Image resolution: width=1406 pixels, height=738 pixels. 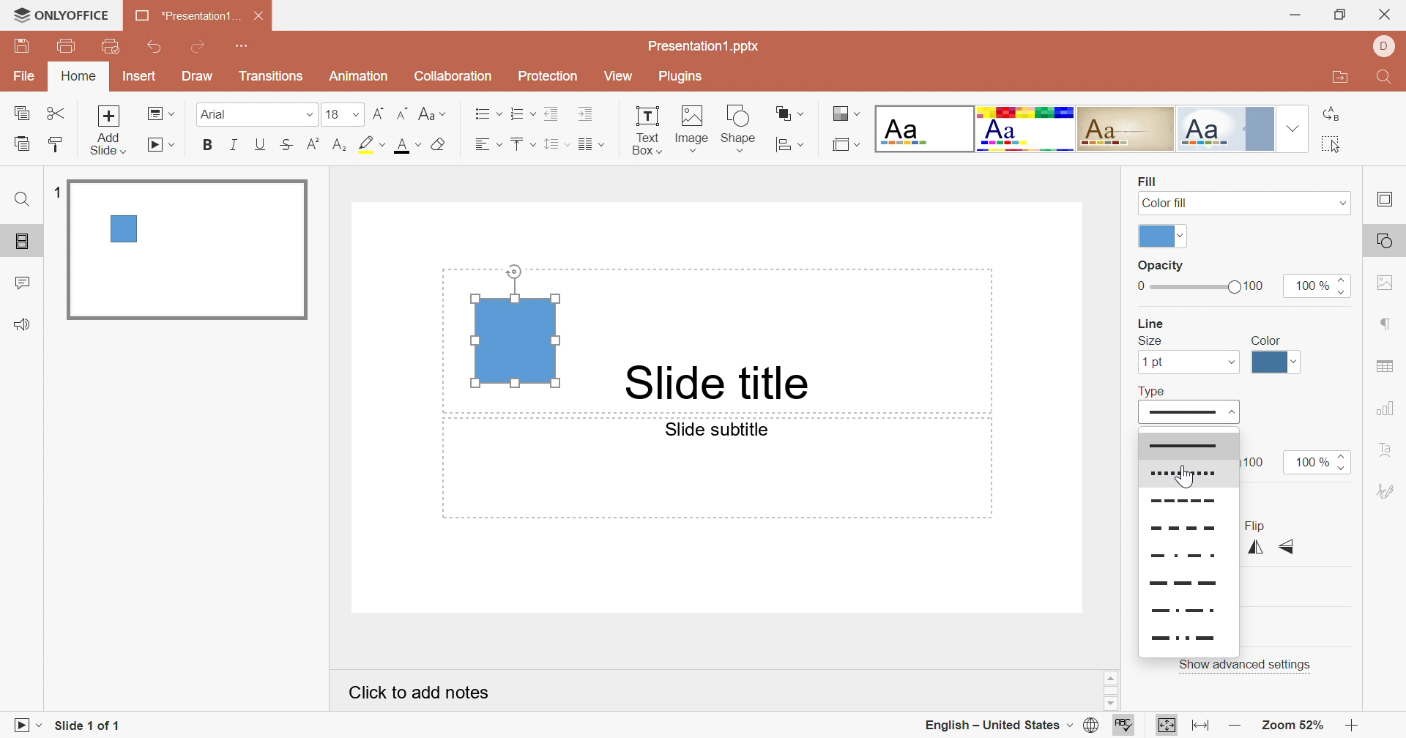 What do you see at coordinates (994, 724) in the screenshot?
I see `English - United States` at bounding box center [994, 724].